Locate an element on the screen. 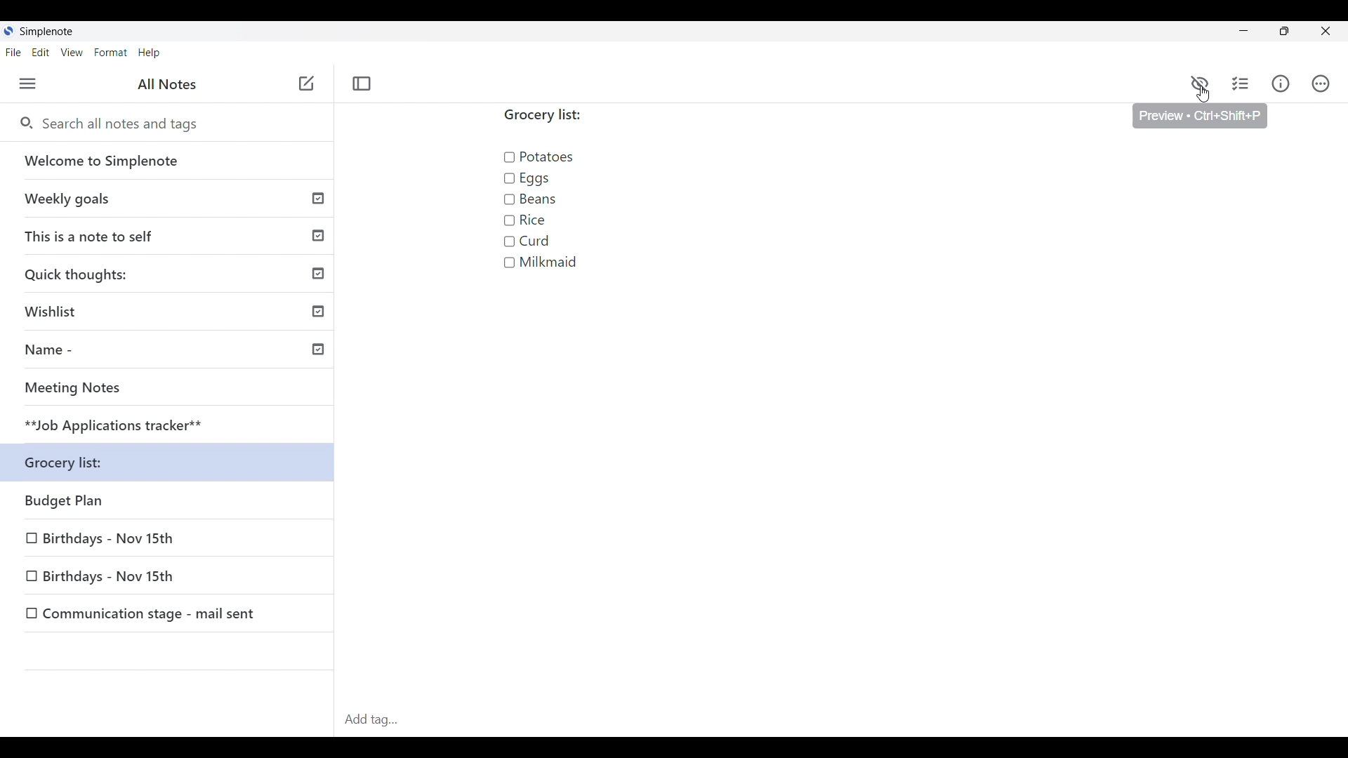 Image resolution: width=1348 pixels, height=758 pixels. **Job Applications tracker** is located at coordinates (171, 426).